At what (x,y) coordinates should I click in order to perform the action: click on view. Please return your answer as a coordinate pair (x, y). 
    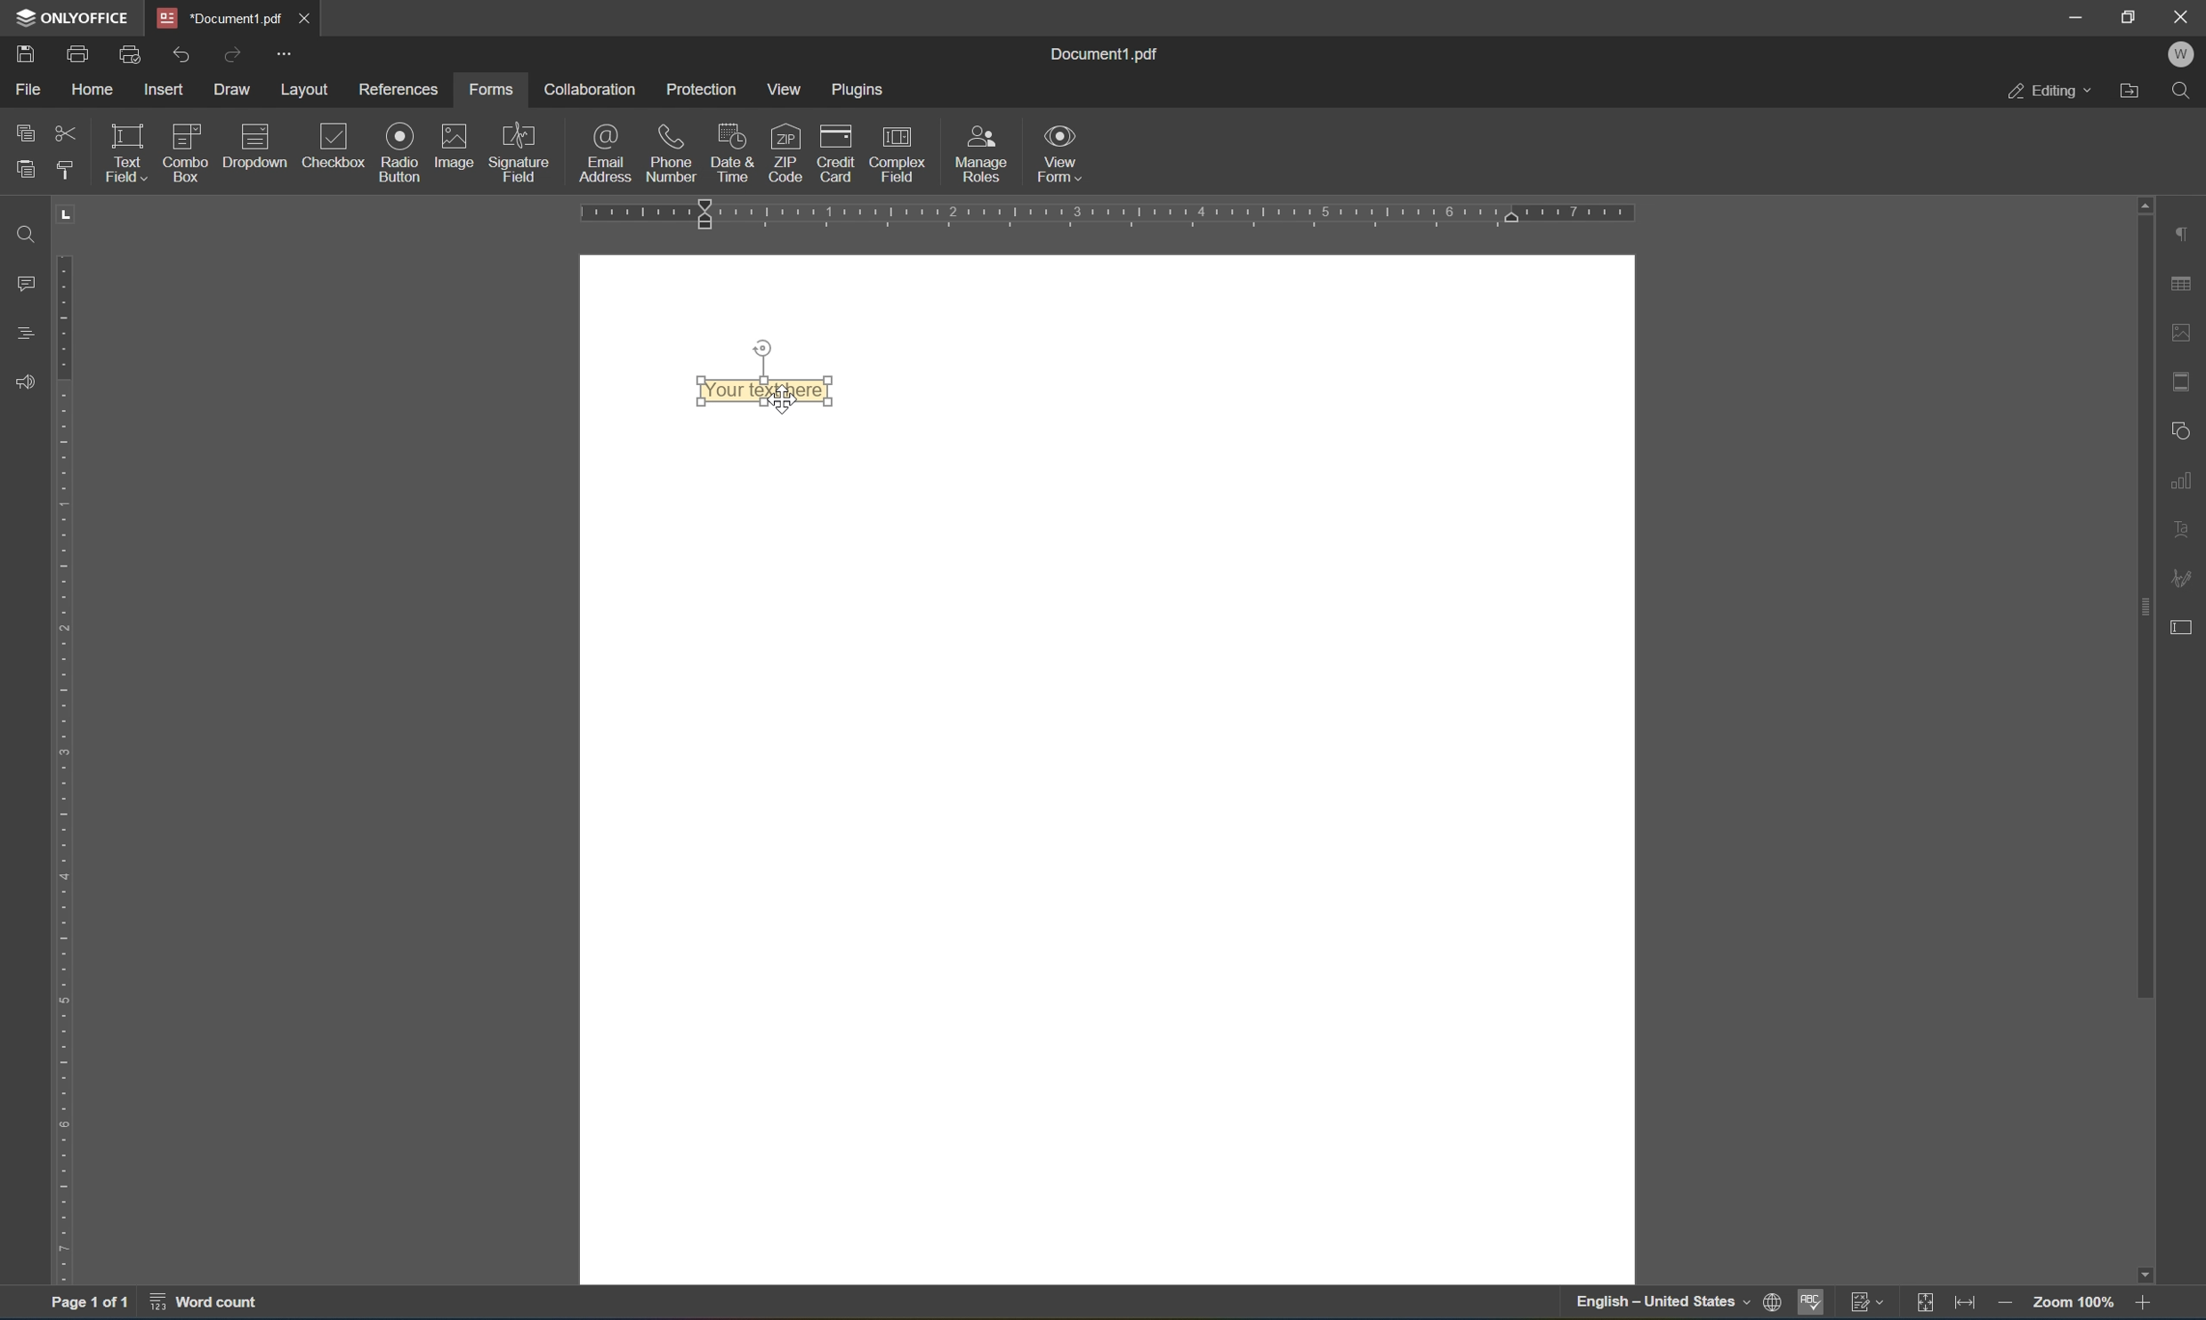
    Looking at the image, I should click on (785, 87).